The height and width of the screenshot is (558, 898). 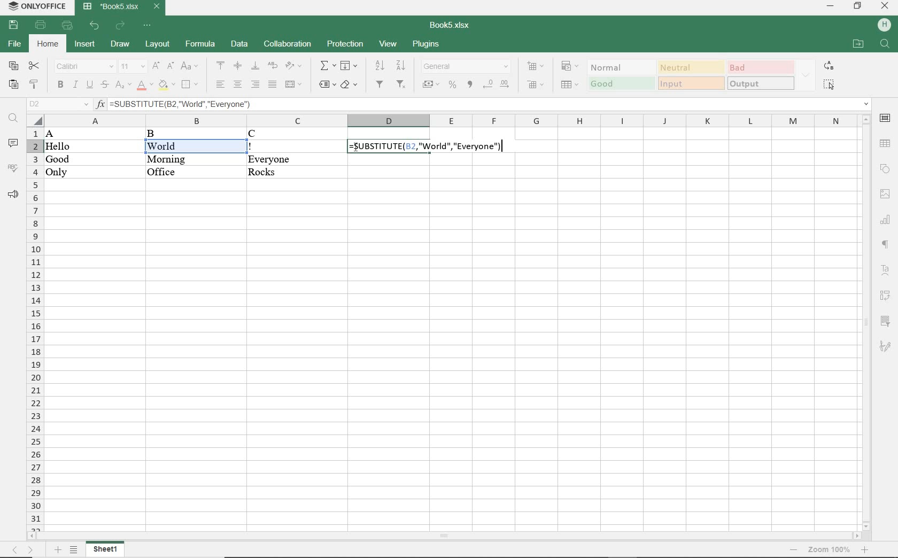 What do you see at coordinates (15, 44) in the screenshot?
I see `file` at bounding box center [15, 44].